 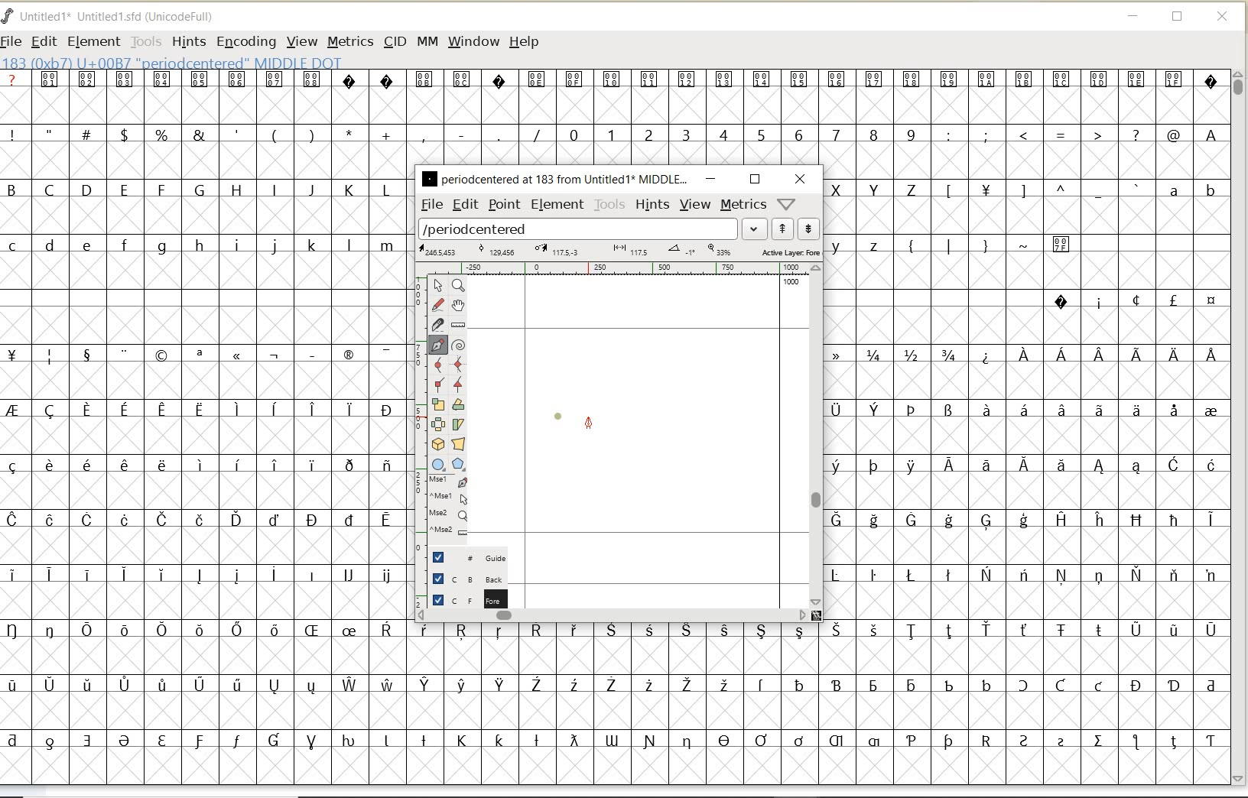 What do you see at coordinates (438, 344) in the screenshot?
I see `add a point, then drag out its control points` at bounding box center [438, 344].